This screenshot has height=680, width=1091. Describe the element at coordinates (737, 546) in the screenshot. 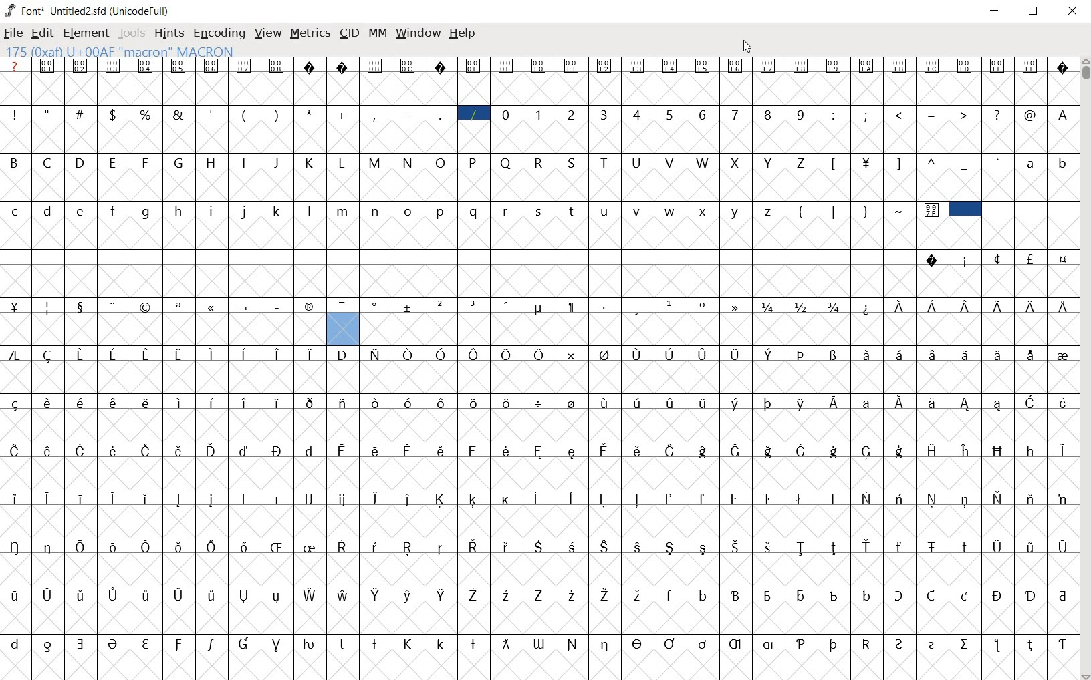

I see `Symbol` at that location.